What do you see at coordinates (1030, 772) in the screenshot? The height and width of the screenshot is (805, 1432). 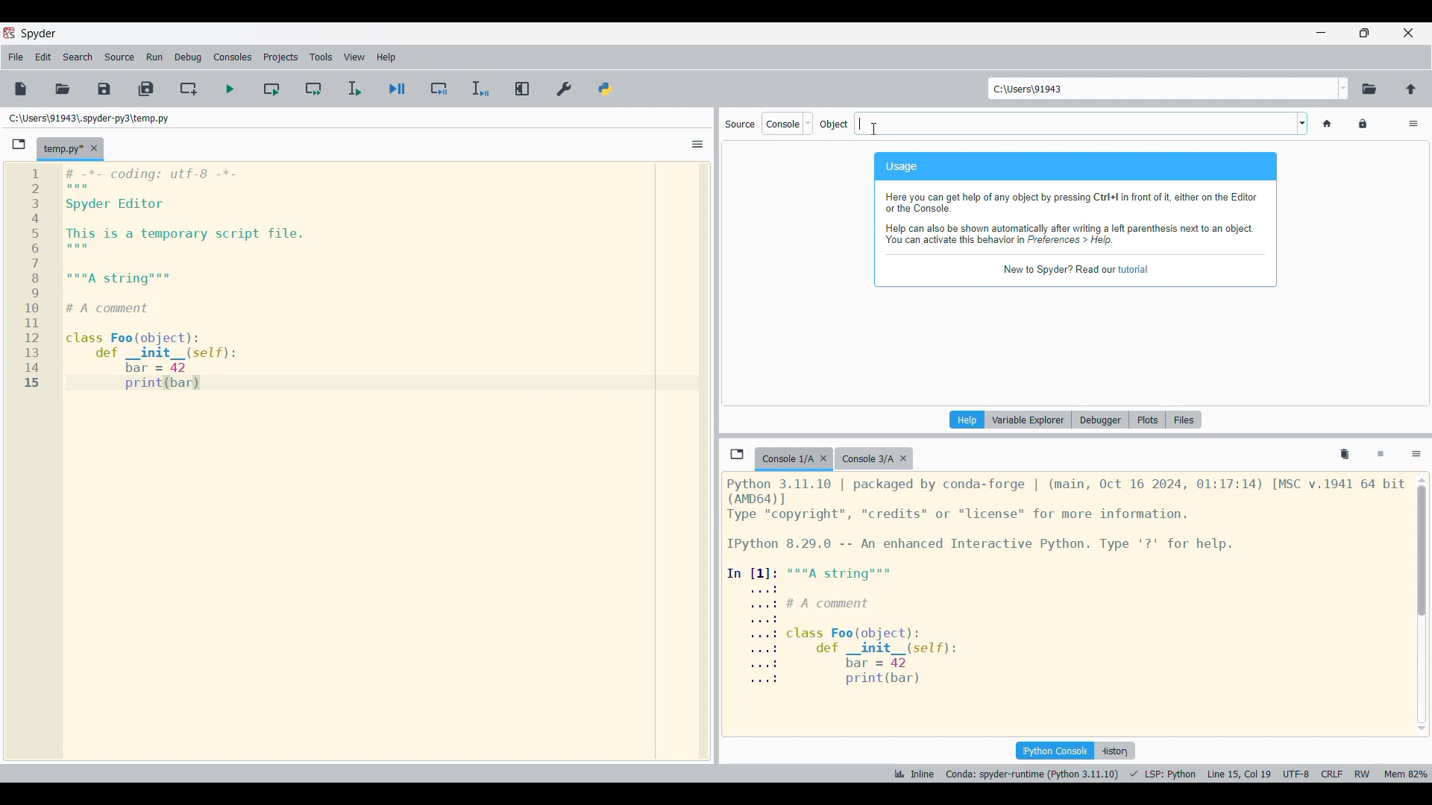 I see `Canada: spyder-runtime (Python 3.11.10)` at bounding box center [1030, 772].